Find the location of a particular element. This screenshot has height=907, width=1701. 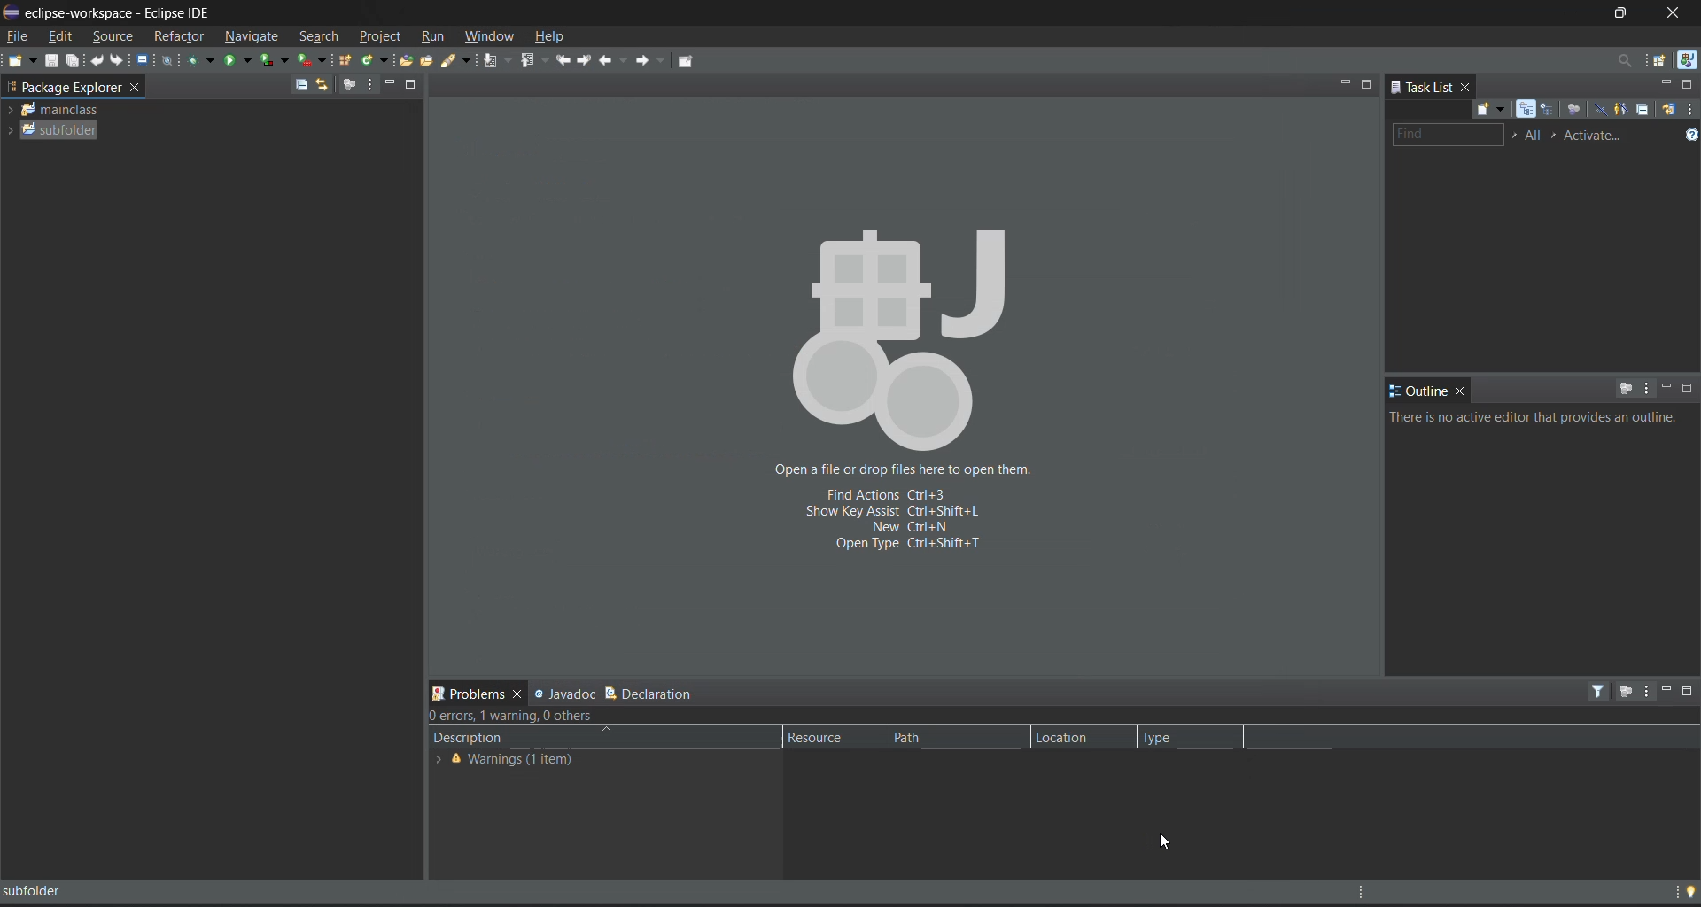

save all is located at coordinates (76, 62).